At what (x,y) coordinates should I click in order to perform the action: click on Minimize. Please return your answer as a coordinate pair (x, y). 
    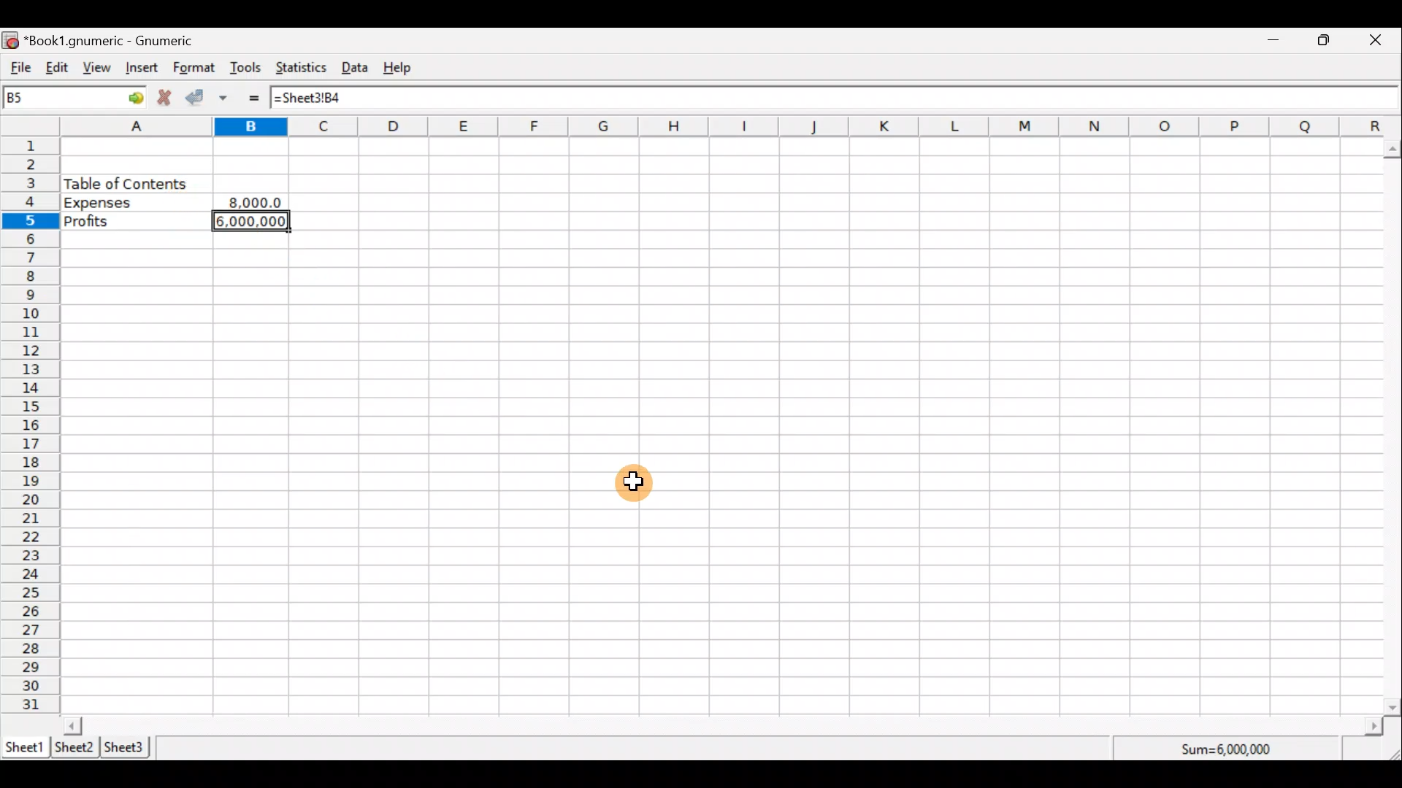
    Looking at the image, I should click on (1274, 42).